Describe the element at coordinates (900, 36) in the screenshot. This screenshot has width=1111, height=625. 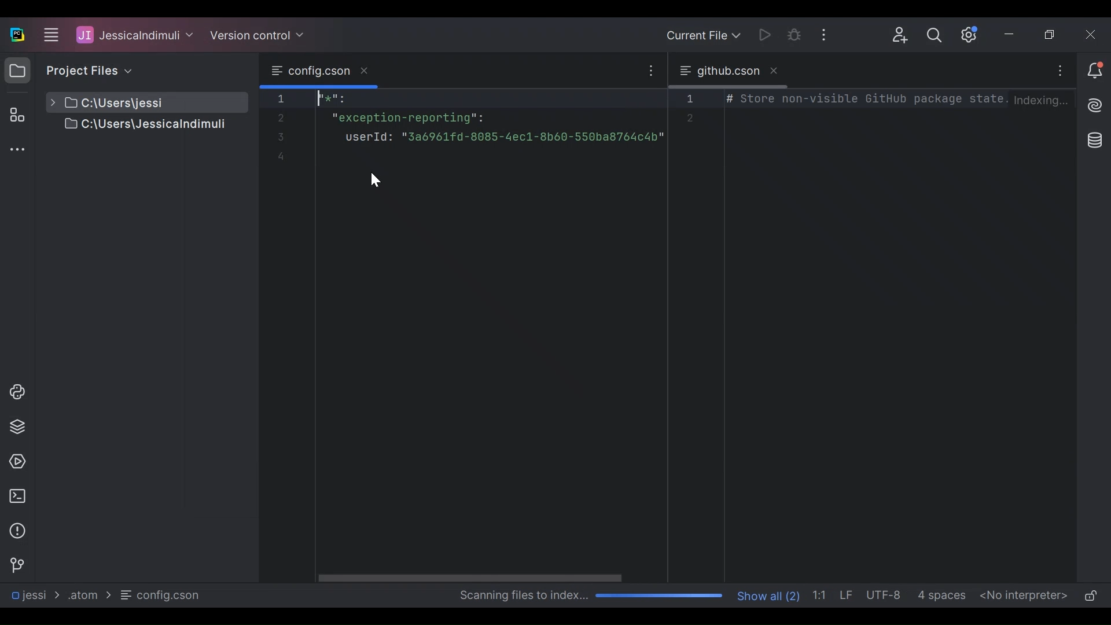
I see `Code with me` at that location.